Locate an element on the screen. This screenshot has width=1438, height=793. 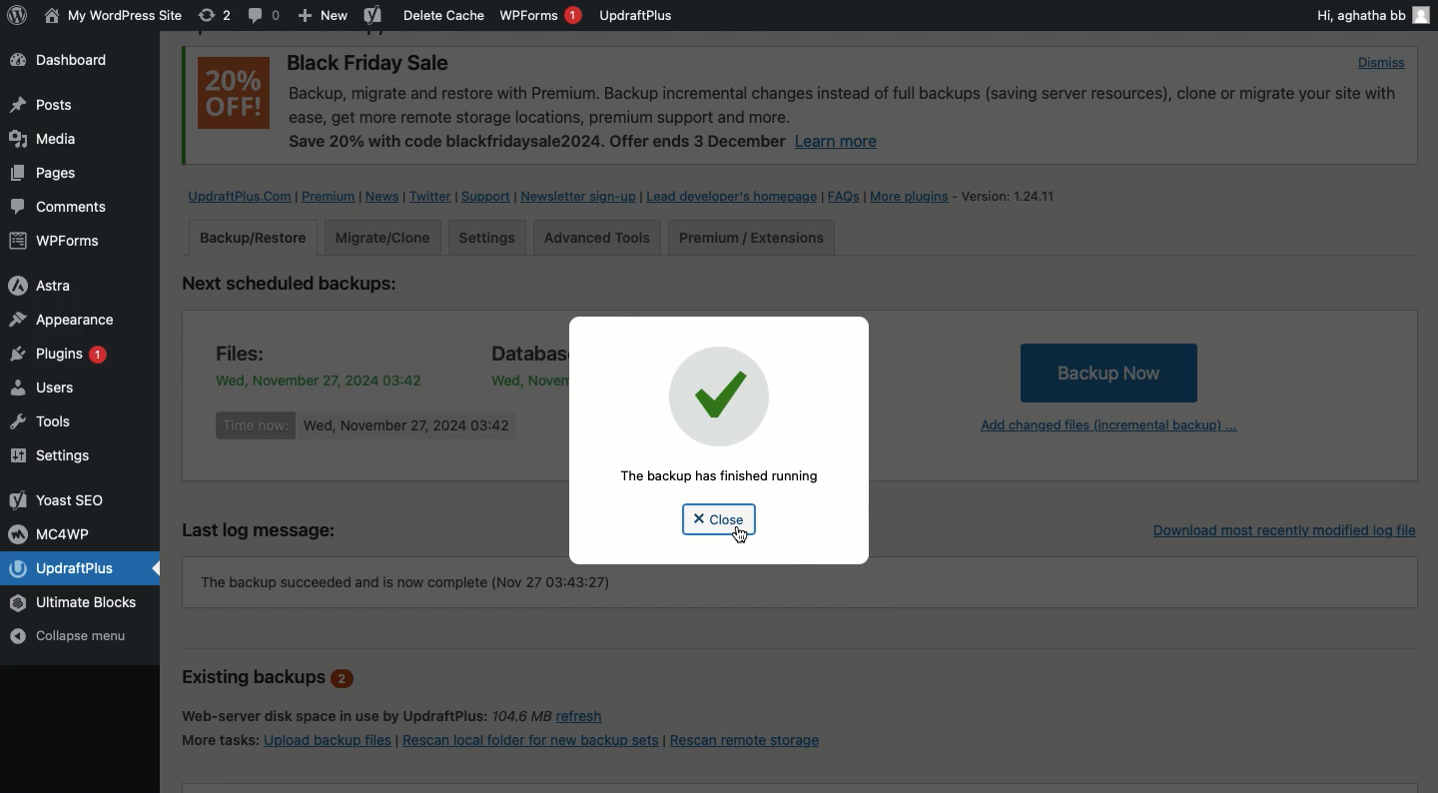
Media is located at coordinates (46, 138).